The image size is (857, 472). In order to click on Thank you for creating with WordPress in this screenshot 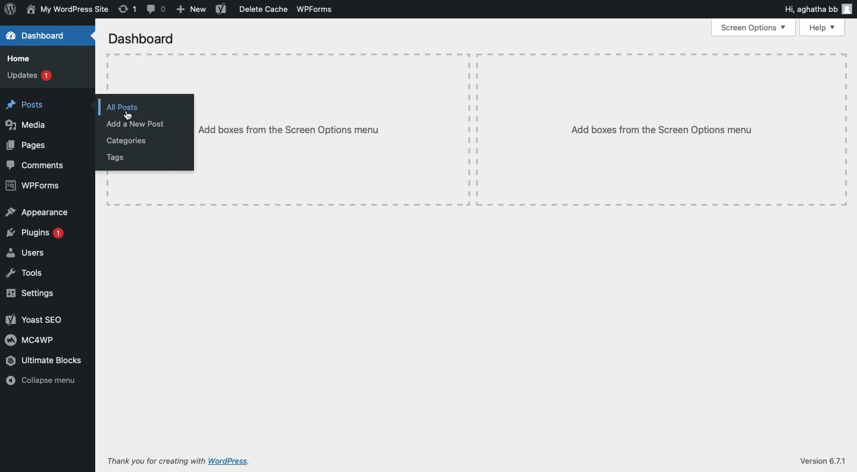, I will do `click(186, 461)`.